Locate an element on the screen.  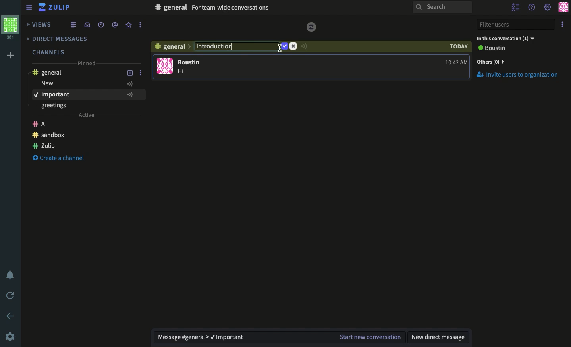
Menu is located at coordinates (29, 7).